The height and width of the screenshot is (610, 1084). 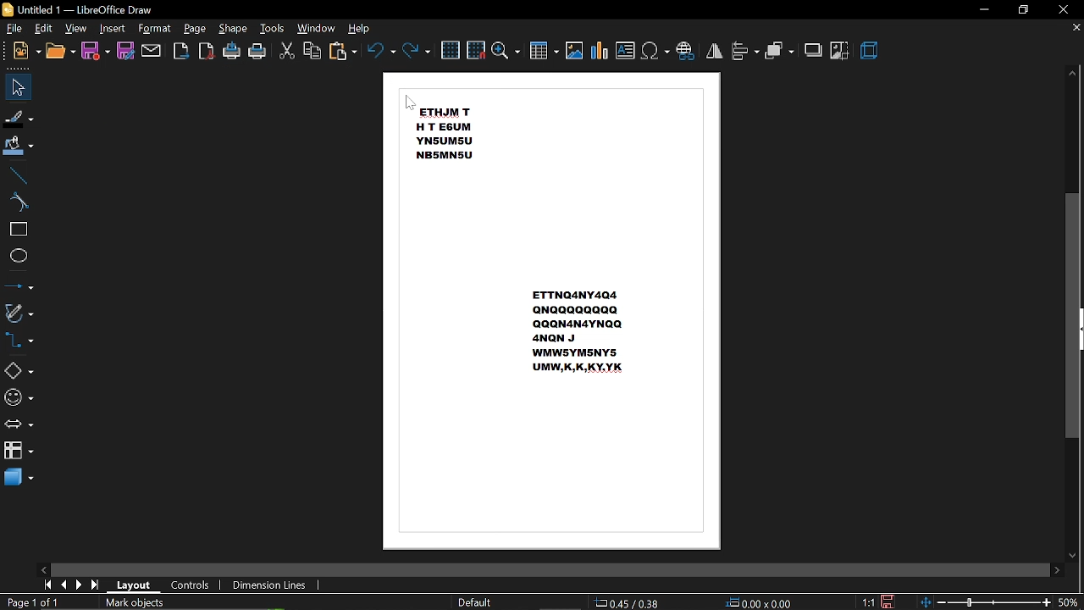 I want to click on new, so click(x=27, y=52).